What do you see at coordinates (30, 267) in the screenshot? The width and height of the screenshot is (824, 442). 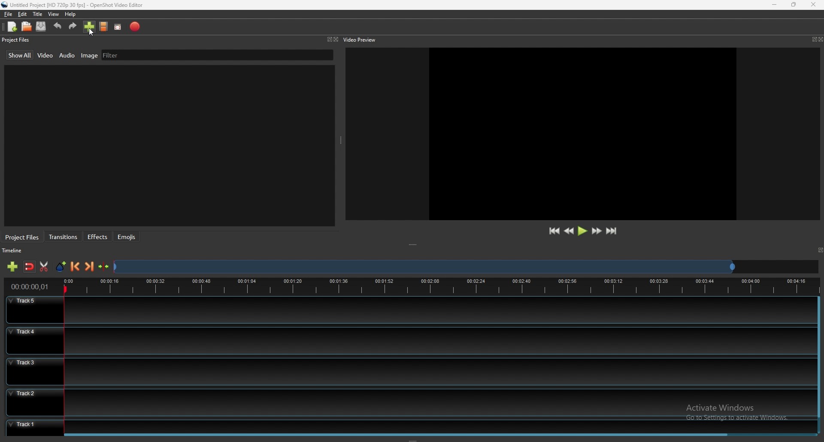 I see `disable snapping` at bounding box center [30, 267].